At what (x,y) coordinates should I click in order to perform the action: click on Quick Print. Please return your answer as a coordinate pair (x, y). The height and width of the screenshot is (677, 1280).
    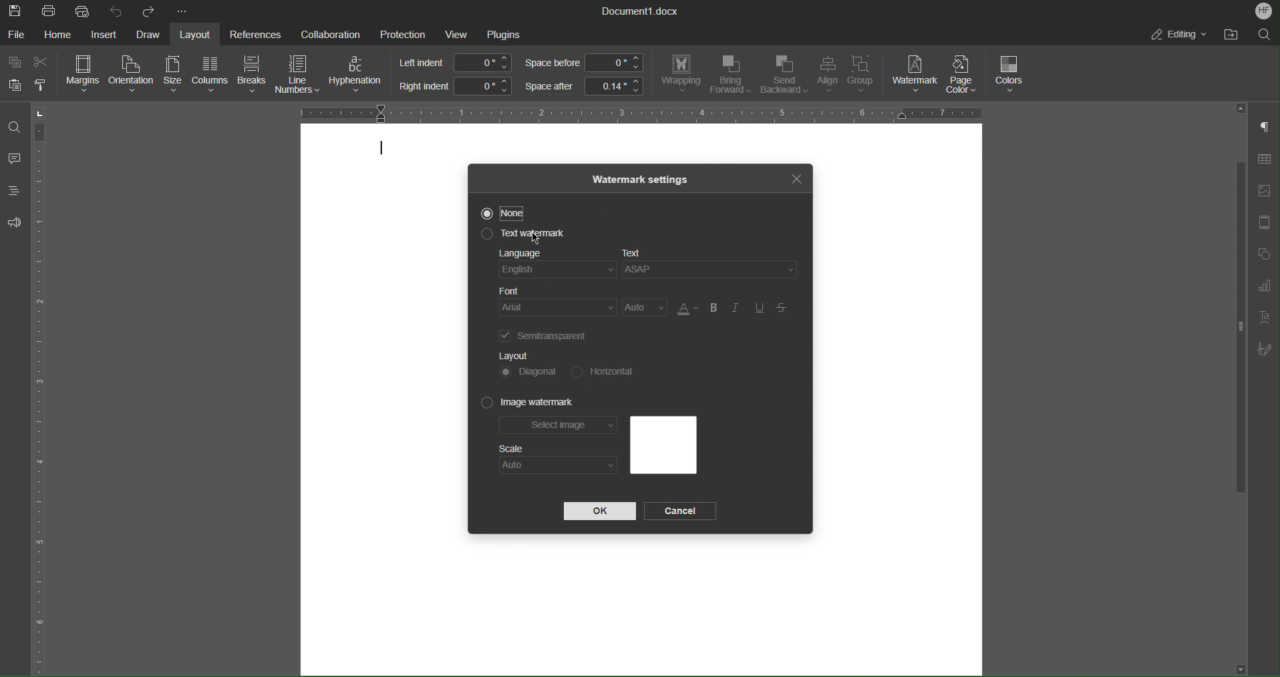
    Looking at the image, I should click on (84, 11).